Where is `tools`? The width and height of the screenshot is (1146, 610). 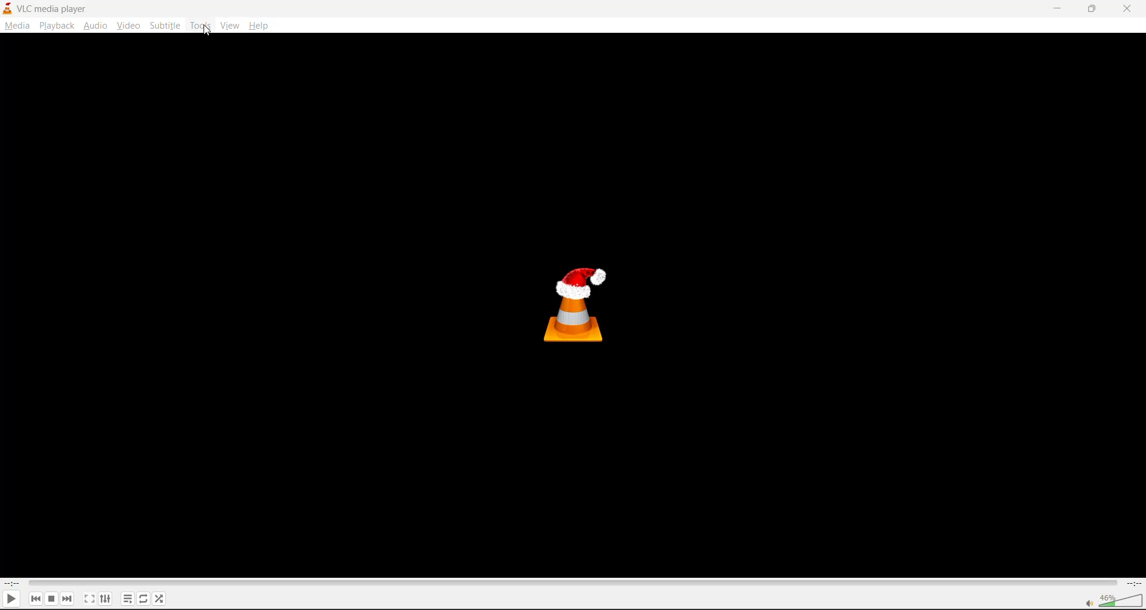 tools is located at coordinates (201, 26).